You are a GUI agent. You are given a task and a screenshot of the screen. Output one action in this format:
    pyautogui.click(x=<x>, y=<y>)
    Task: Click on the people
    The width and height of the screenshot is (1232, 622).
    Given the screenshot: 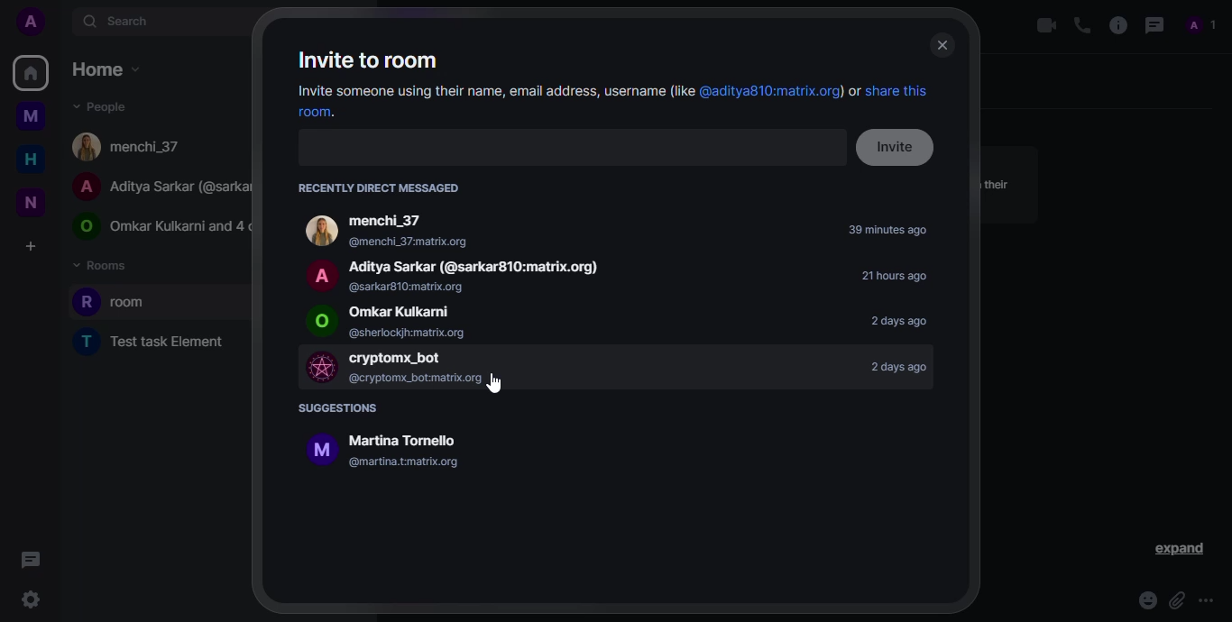 What is the action you would take?
    pyautogui.click(x=158, y=226)
    